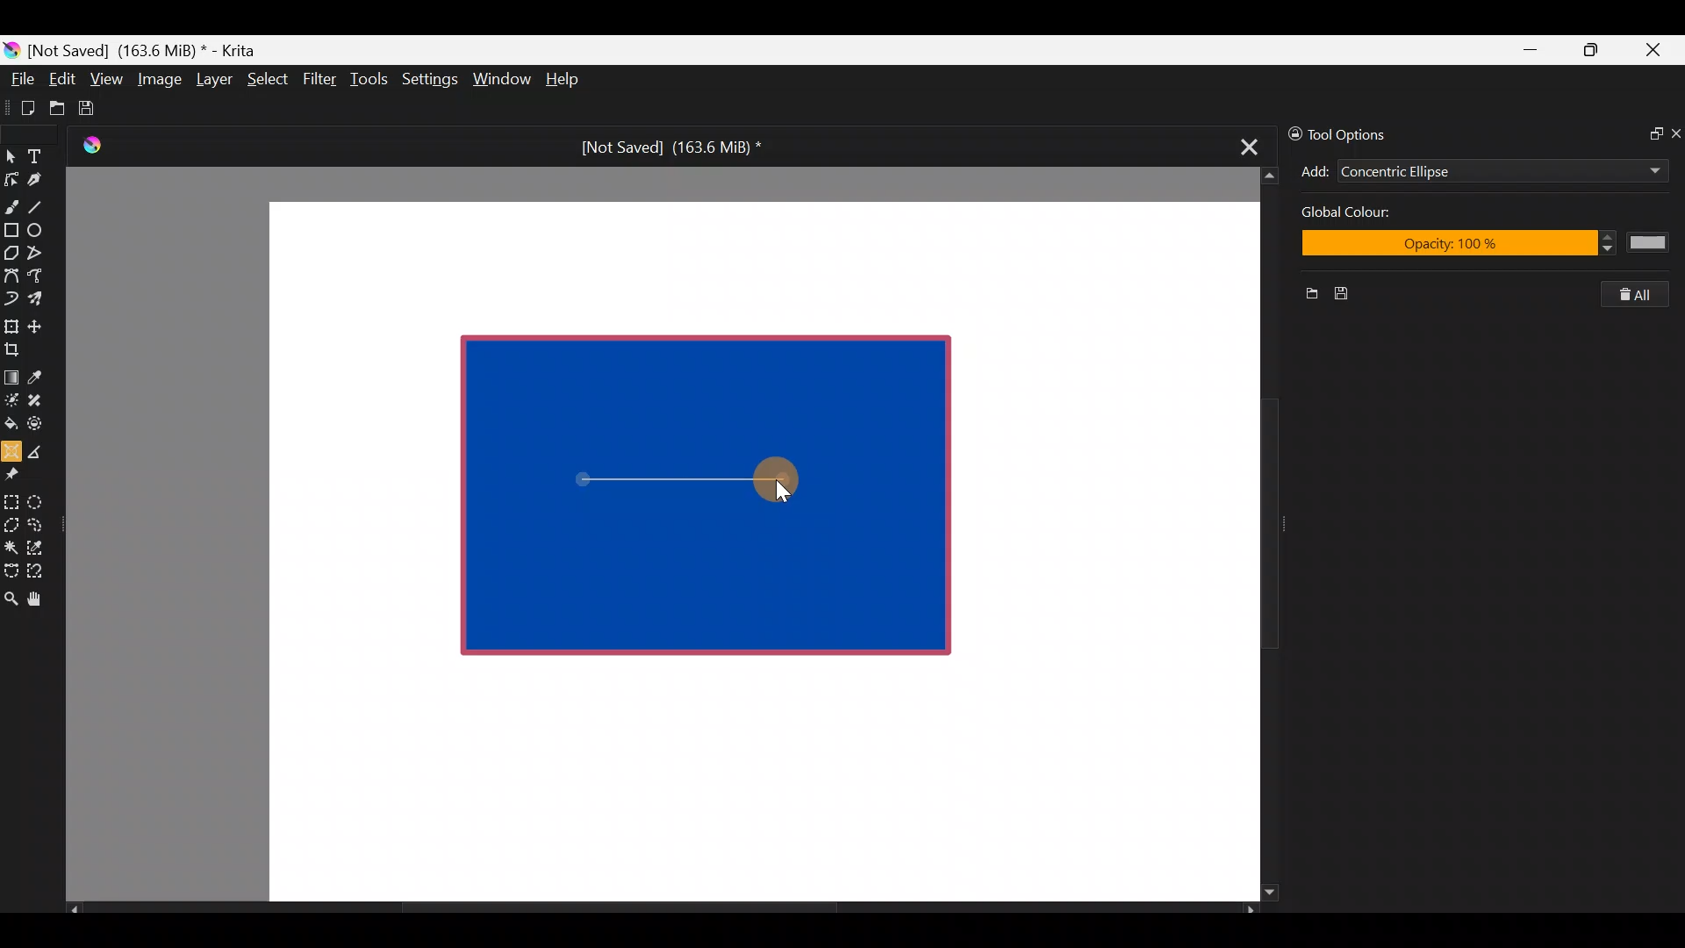  I want to click on Add concentric ellipse, so click(1312, 169).